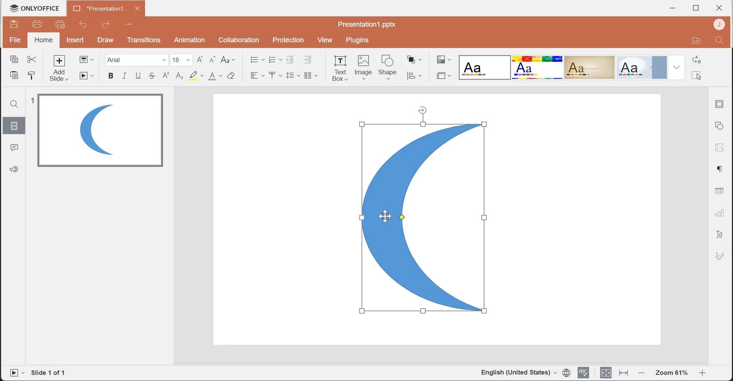 This screenshot has width=733, height=381. What do you see at coordinates (325, 40) in the screenshot?
I see `View` at bounding box center [325, 40].